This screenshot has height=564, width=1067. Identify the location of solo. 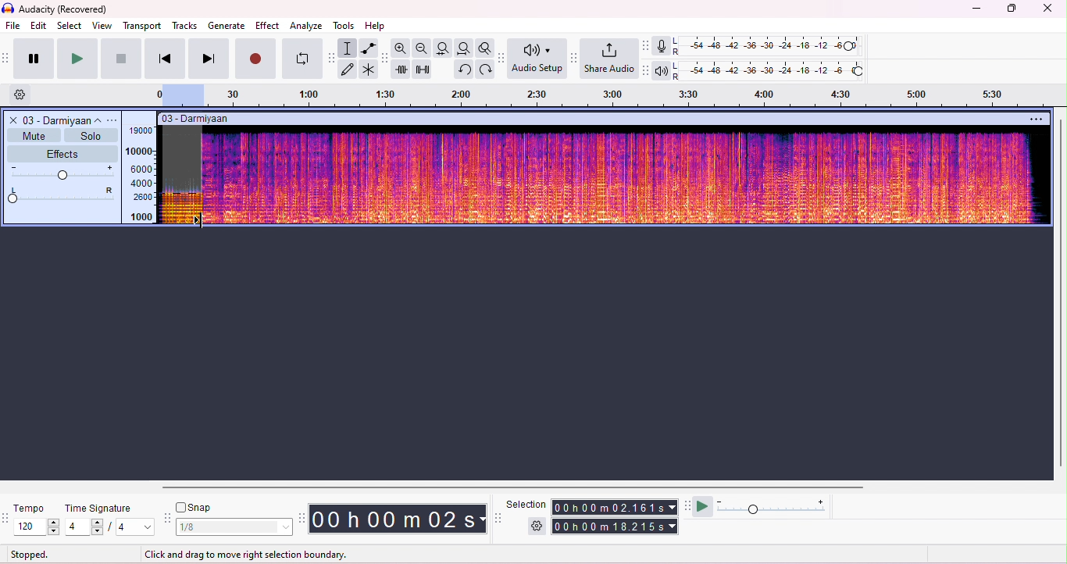
(91, 135).